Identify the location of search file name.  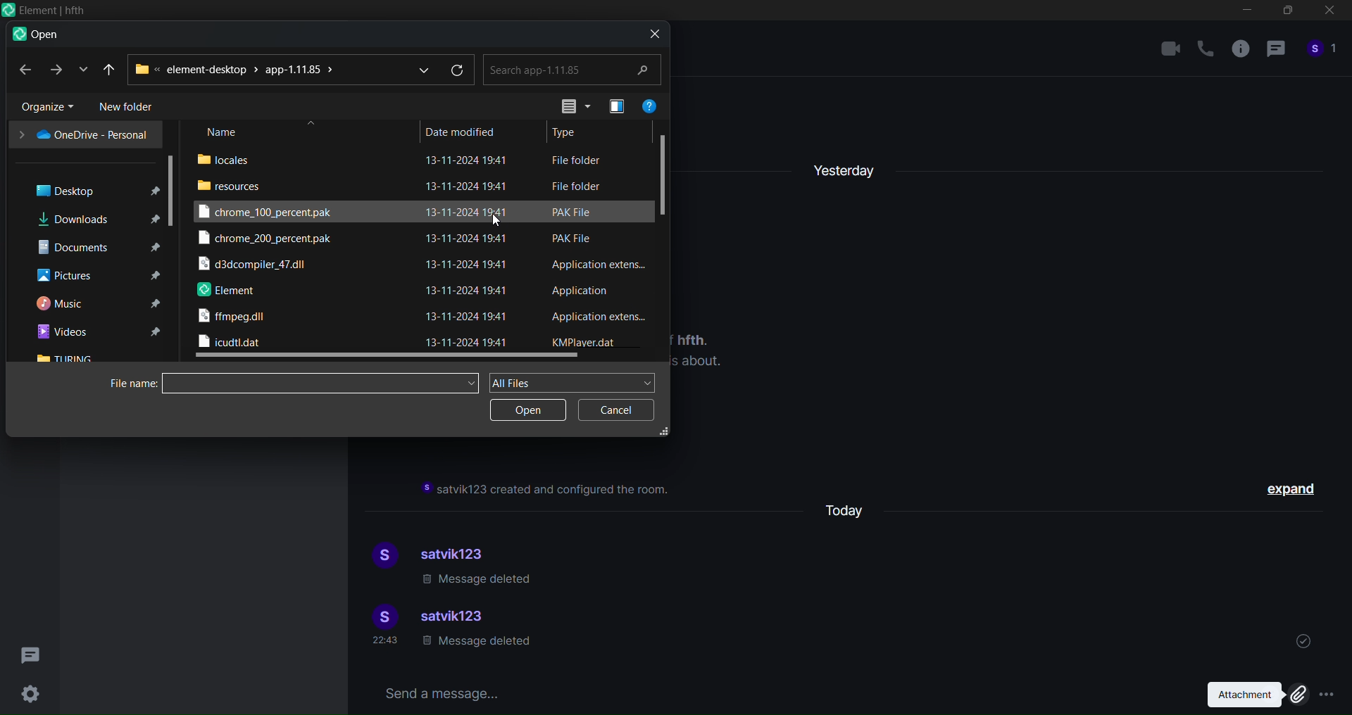
(324, 381).